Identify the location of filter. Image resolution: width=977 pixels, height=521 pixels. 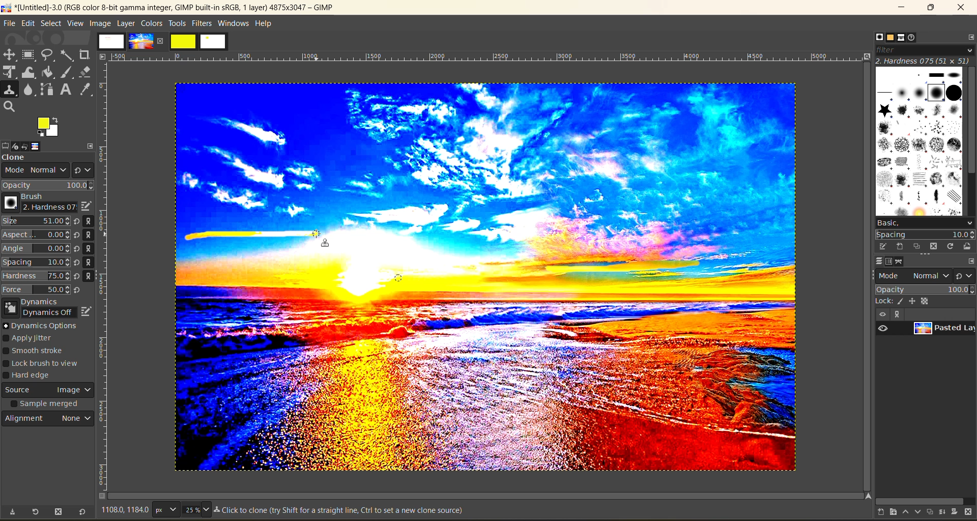
(924, 49).